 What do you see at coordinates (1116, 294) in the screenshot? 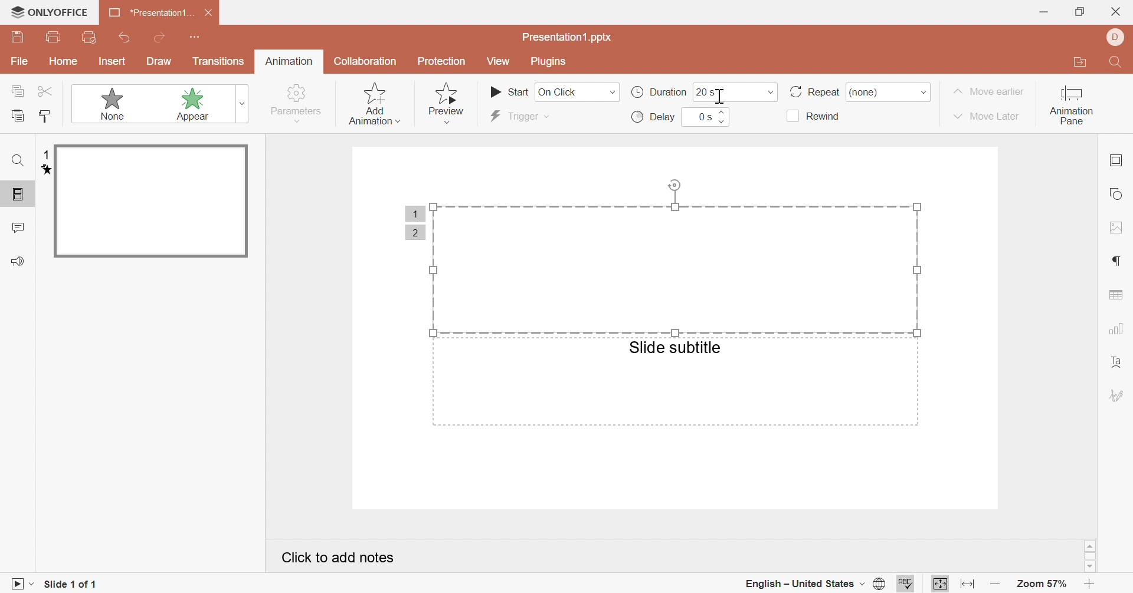
I see `table settings` at bounding box center [1116, 294].